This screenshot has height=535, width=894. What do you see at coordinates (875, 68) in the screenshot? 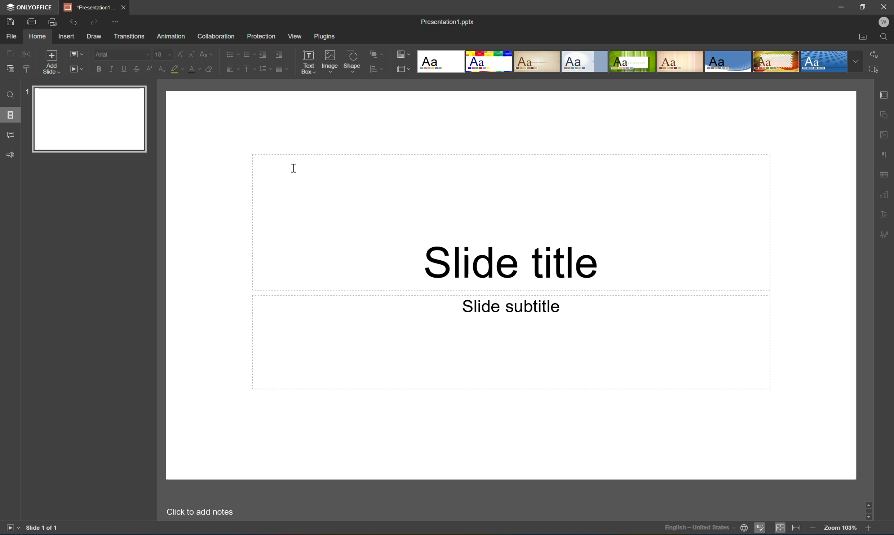
I see `Select all` at bounding box center [875, 68].